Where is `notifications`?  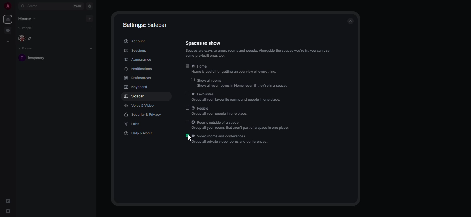
notifications is located at coordinates (138, 69).